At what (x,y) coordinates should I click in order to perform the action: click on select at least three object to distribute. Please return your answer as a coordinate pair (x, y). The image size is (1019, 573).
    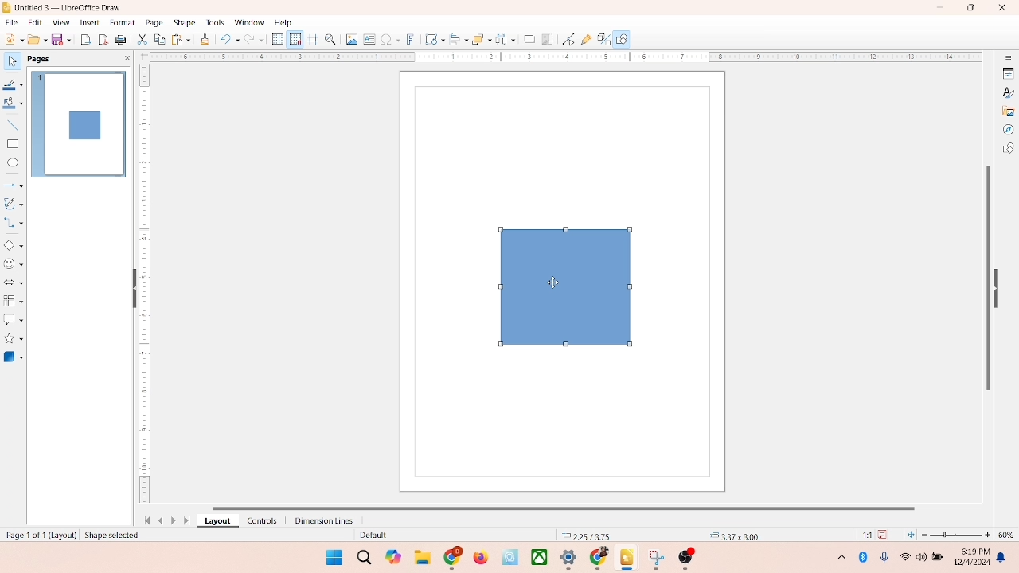
    Looking at the image, I should click on (502, 40).